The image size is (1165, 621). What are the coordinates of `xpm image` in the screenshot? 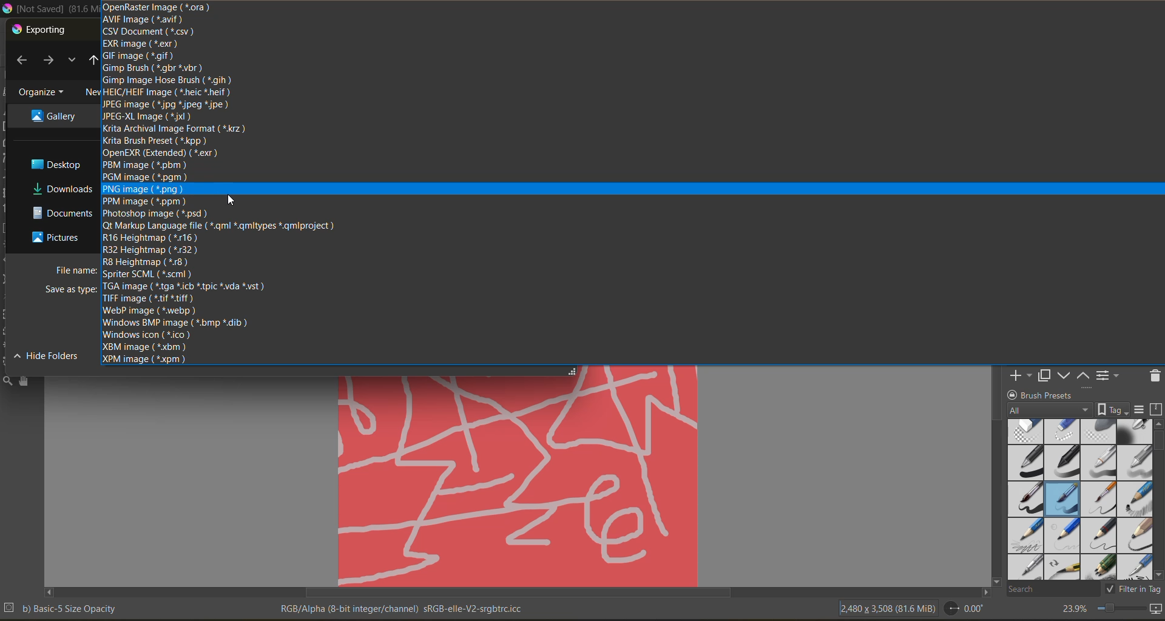 It's located at (144, 358).